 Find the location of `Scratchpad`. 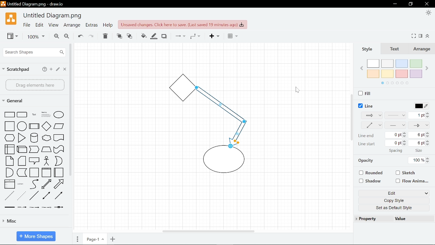

Scratchpad is located at coordinates (17, 68).